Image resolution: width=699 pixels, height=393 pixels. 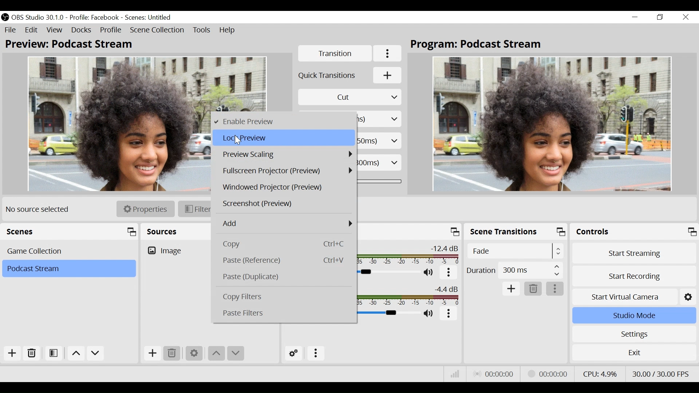 What do you see at coordinates (287, 244) in the screenshot?
I see `Copy` at bounding box center [287, 244].